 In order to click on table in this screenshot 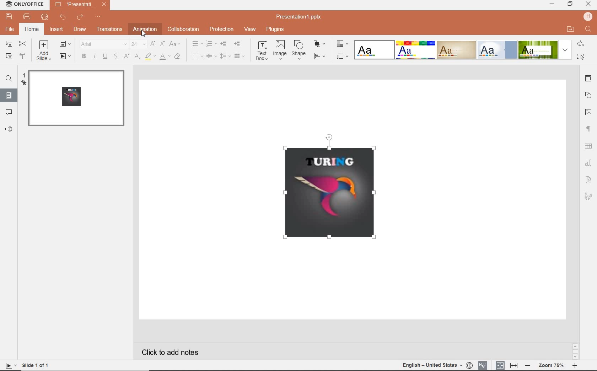, I will do `click(589, 146)`.